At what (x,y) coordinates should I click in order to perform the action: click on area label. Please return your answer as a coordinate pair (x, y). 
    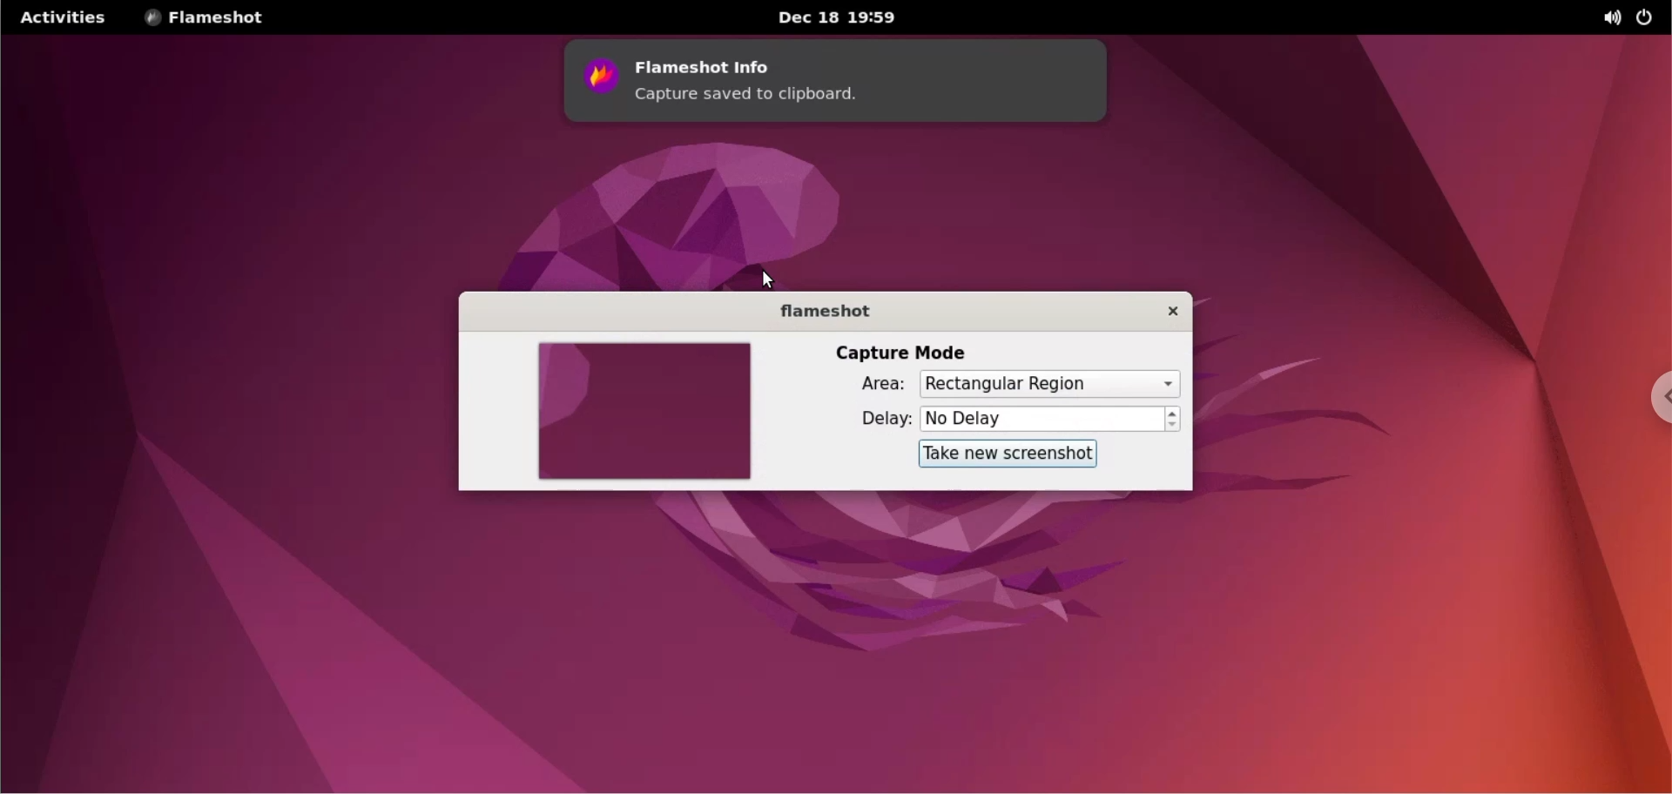
    Looking at the image, I should click on (866, 385).